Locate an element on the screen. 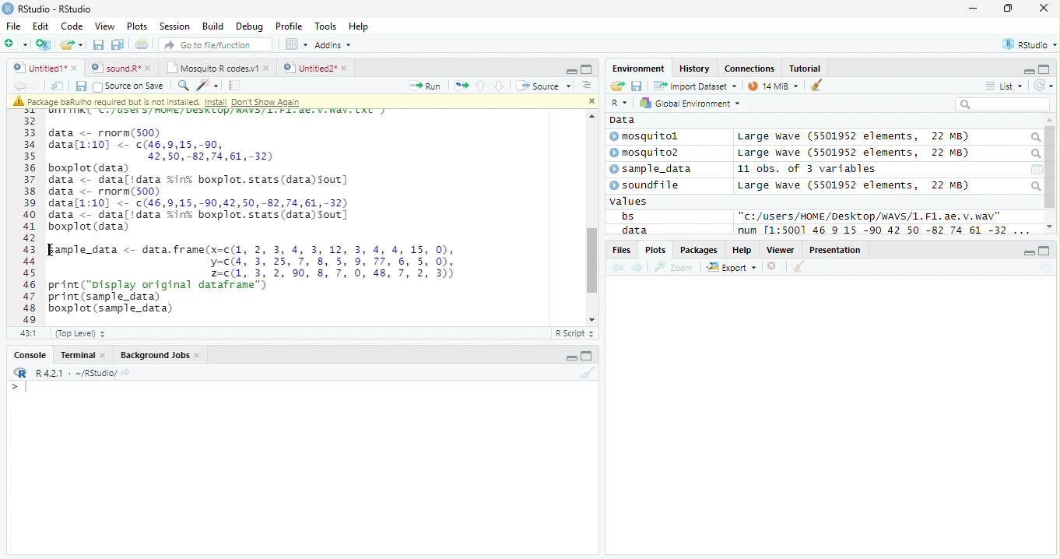 This screenshot has height=559, width=1060. Import Dataset is located at coordinates (695, 86).